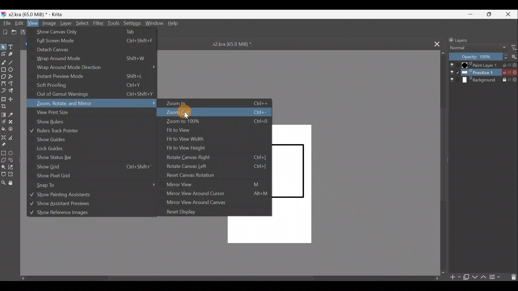 This screenshot has height=291, width=518. I want to click on Freehand path tool, so click(13, 84).